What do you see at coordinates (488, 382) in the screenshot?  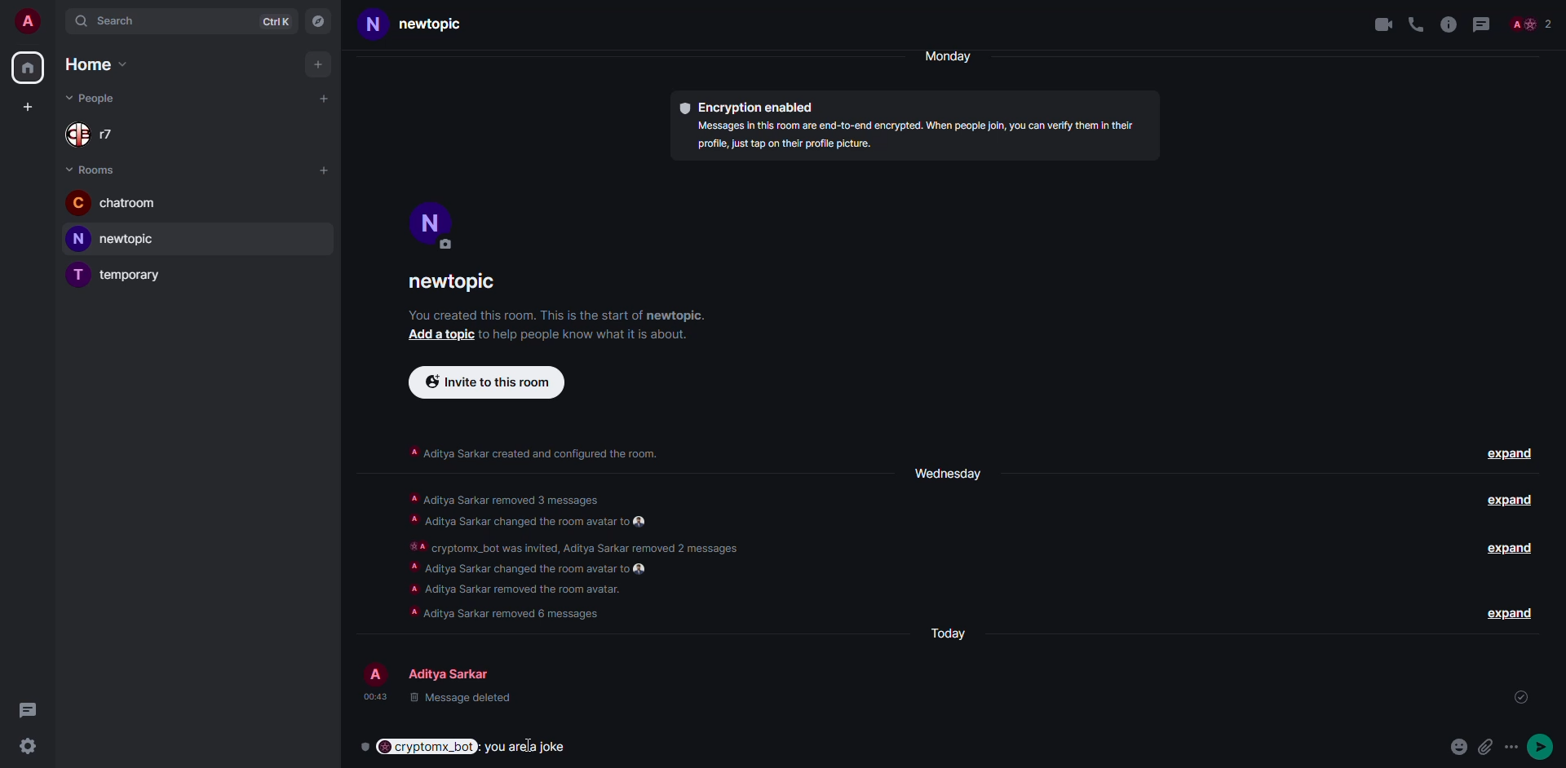 I see `invite to this room` at bounding box center [488, 382].